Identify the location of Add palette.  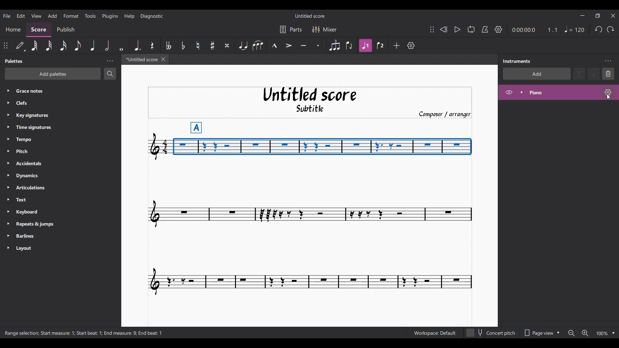
(53, 74).